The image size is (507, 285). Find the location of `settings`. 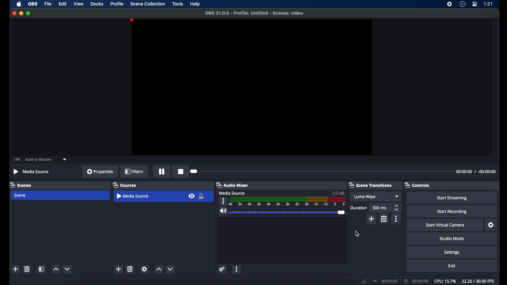

settings is located at coordinates (491, 225).